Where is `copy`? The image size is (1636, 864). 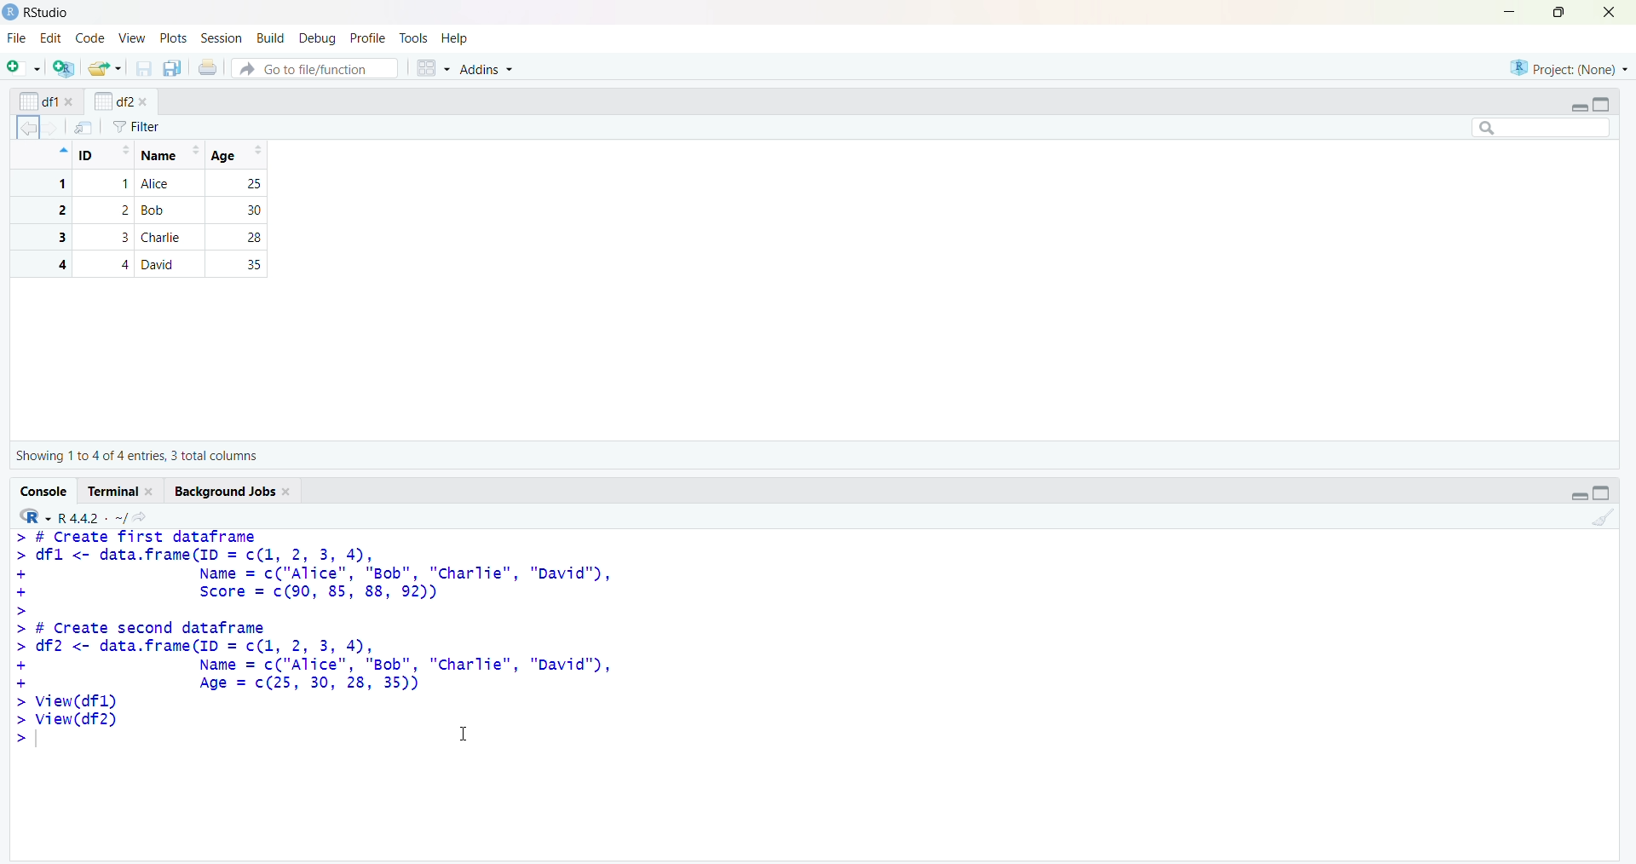 copy is located at coordinates (172, 68).